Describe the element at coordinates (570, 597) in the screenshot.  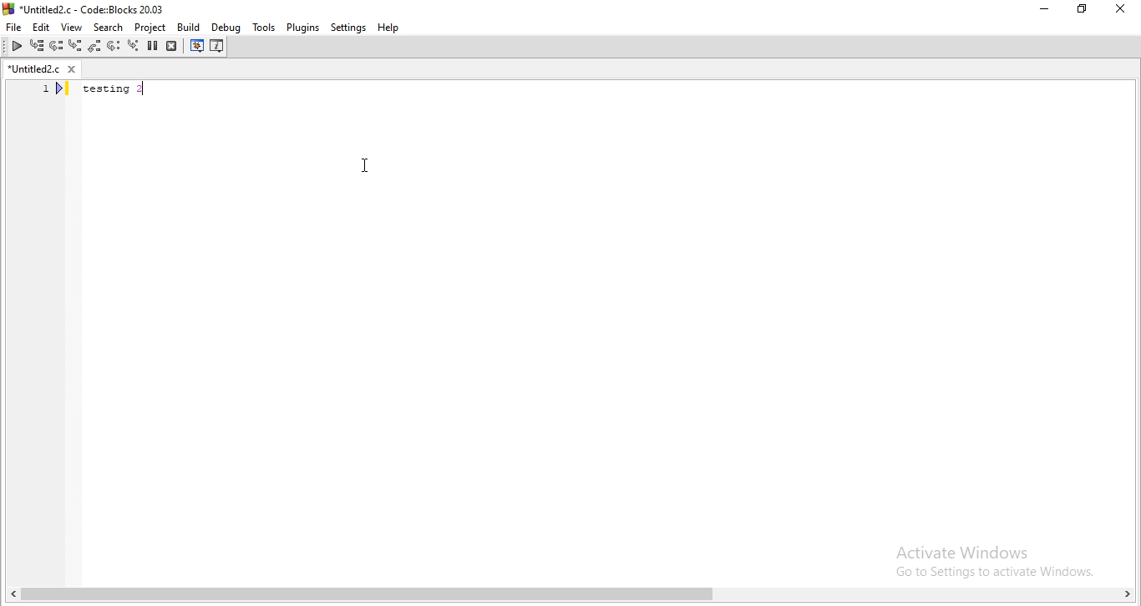
I see `scroll bar` at that location.